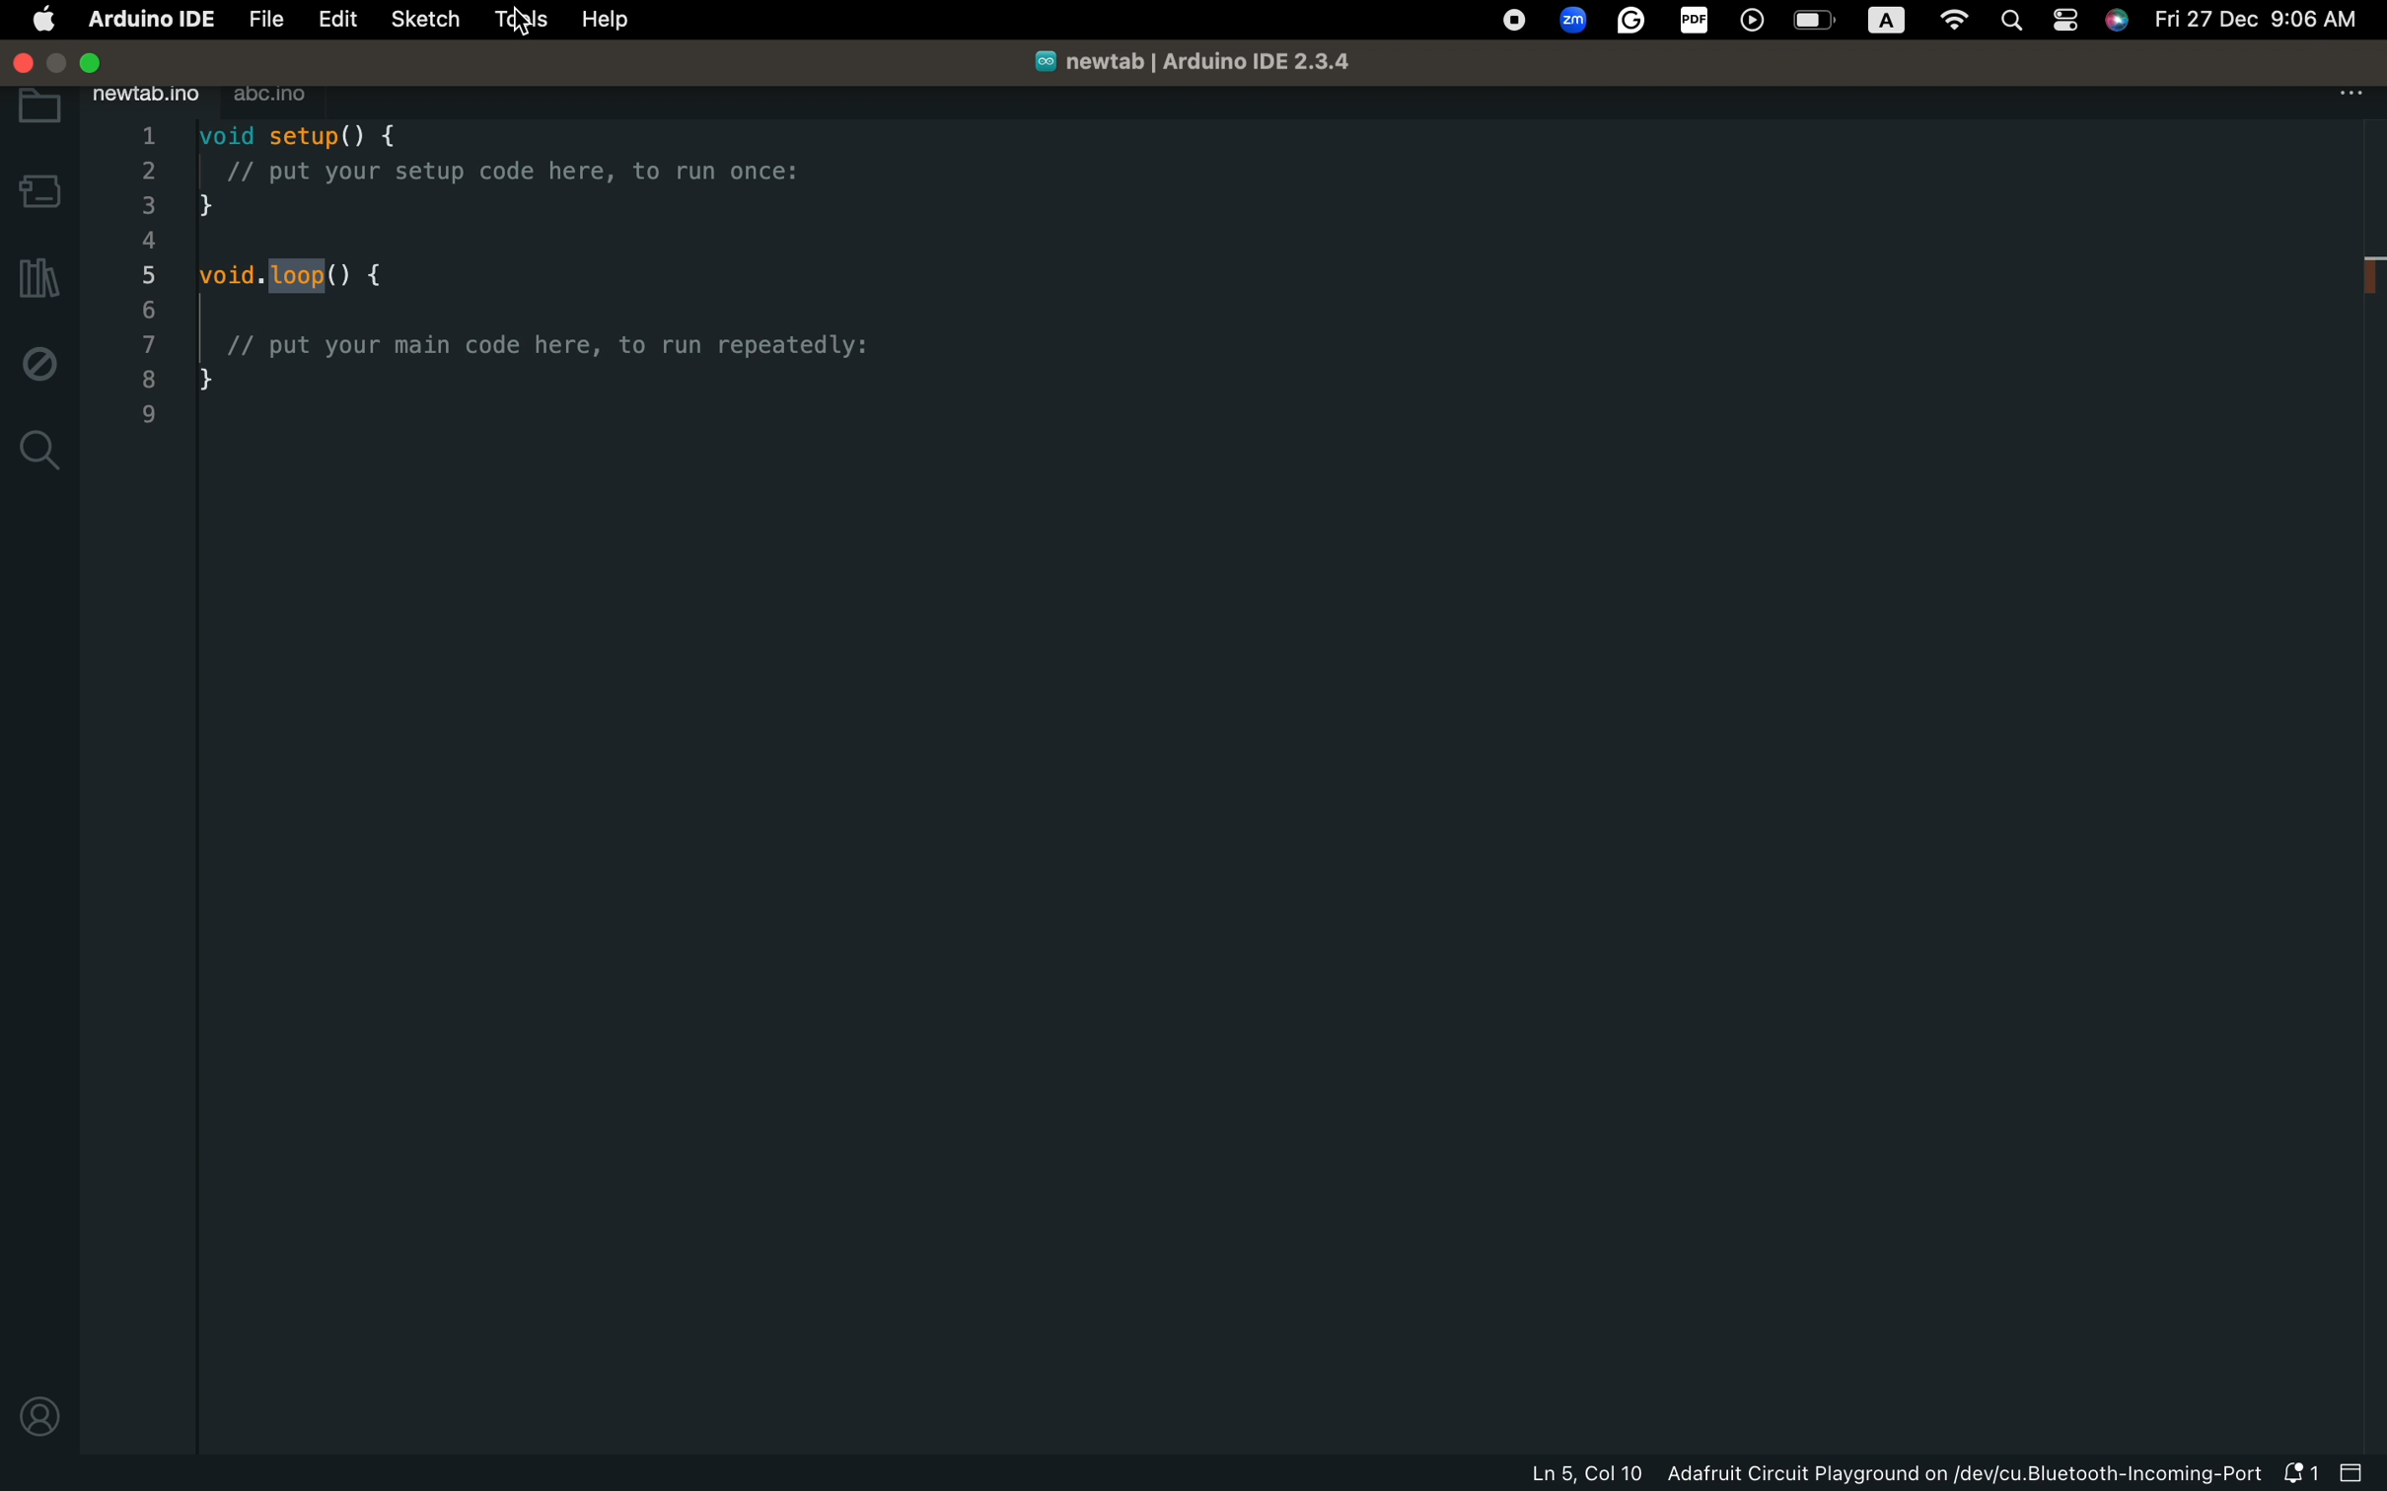  I want to click on newtab | Arduino IDE 2.3.4, so click(1187, 62).